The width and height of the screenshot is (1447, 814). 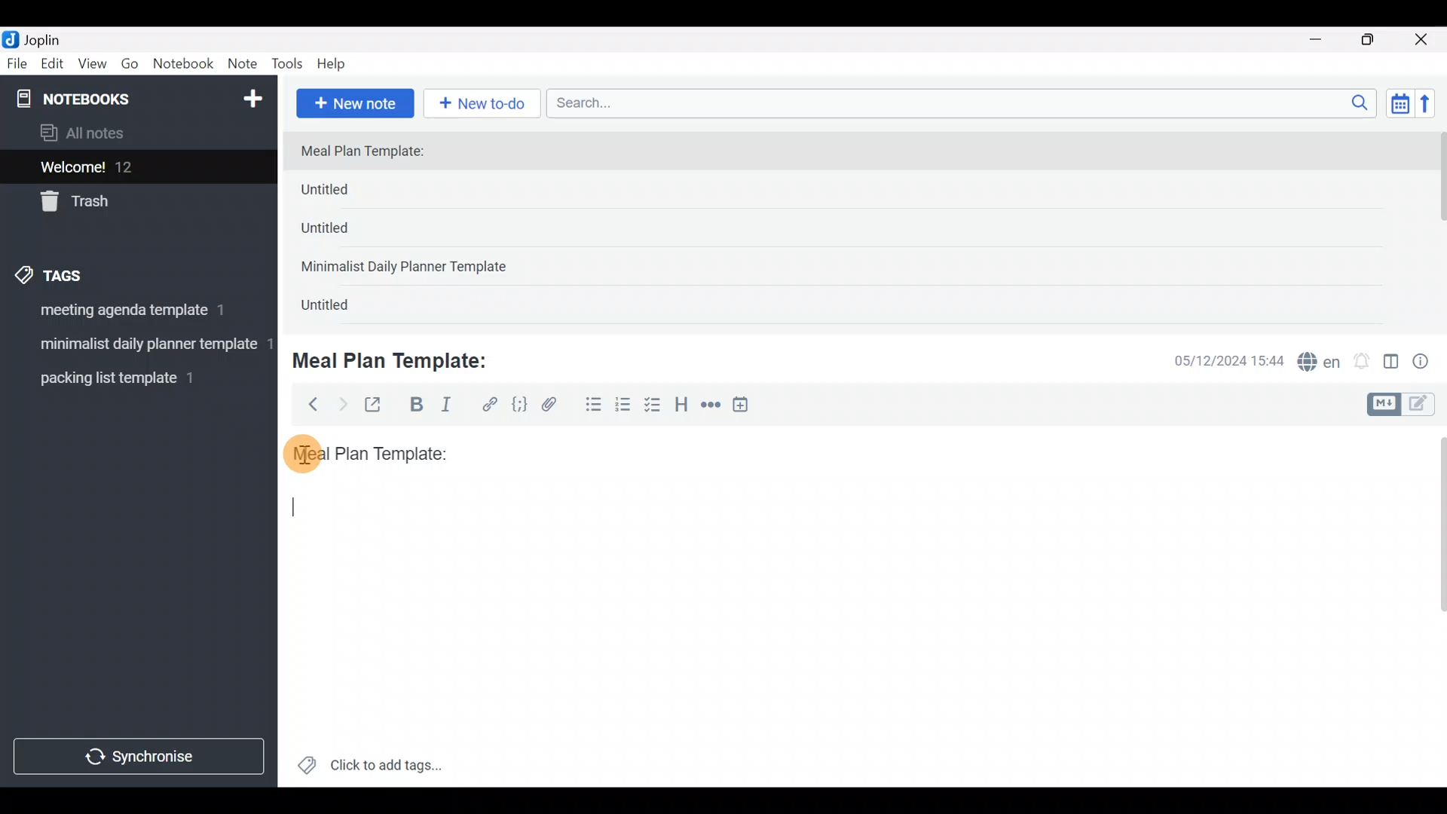 What do you see at coordinates (518, 404) in the screenshot?
I see `Code` at bounding box center [518, 404].